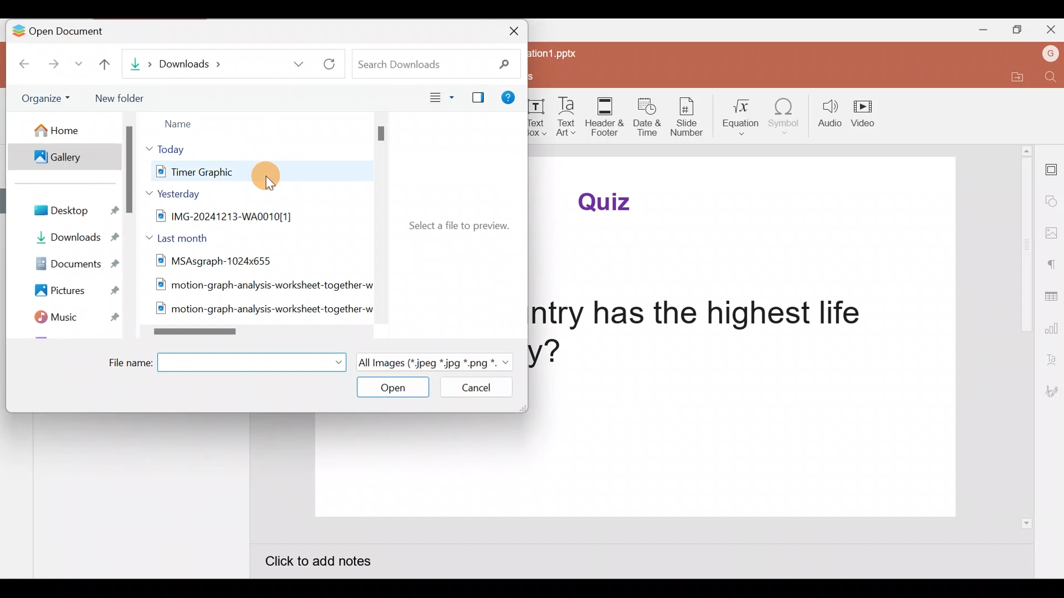 This screenshot has width=1064, height=598. What do you see at coordinates (217, 63) in the screenshot?
I see `Downloads` at bounding box center [217, 63].